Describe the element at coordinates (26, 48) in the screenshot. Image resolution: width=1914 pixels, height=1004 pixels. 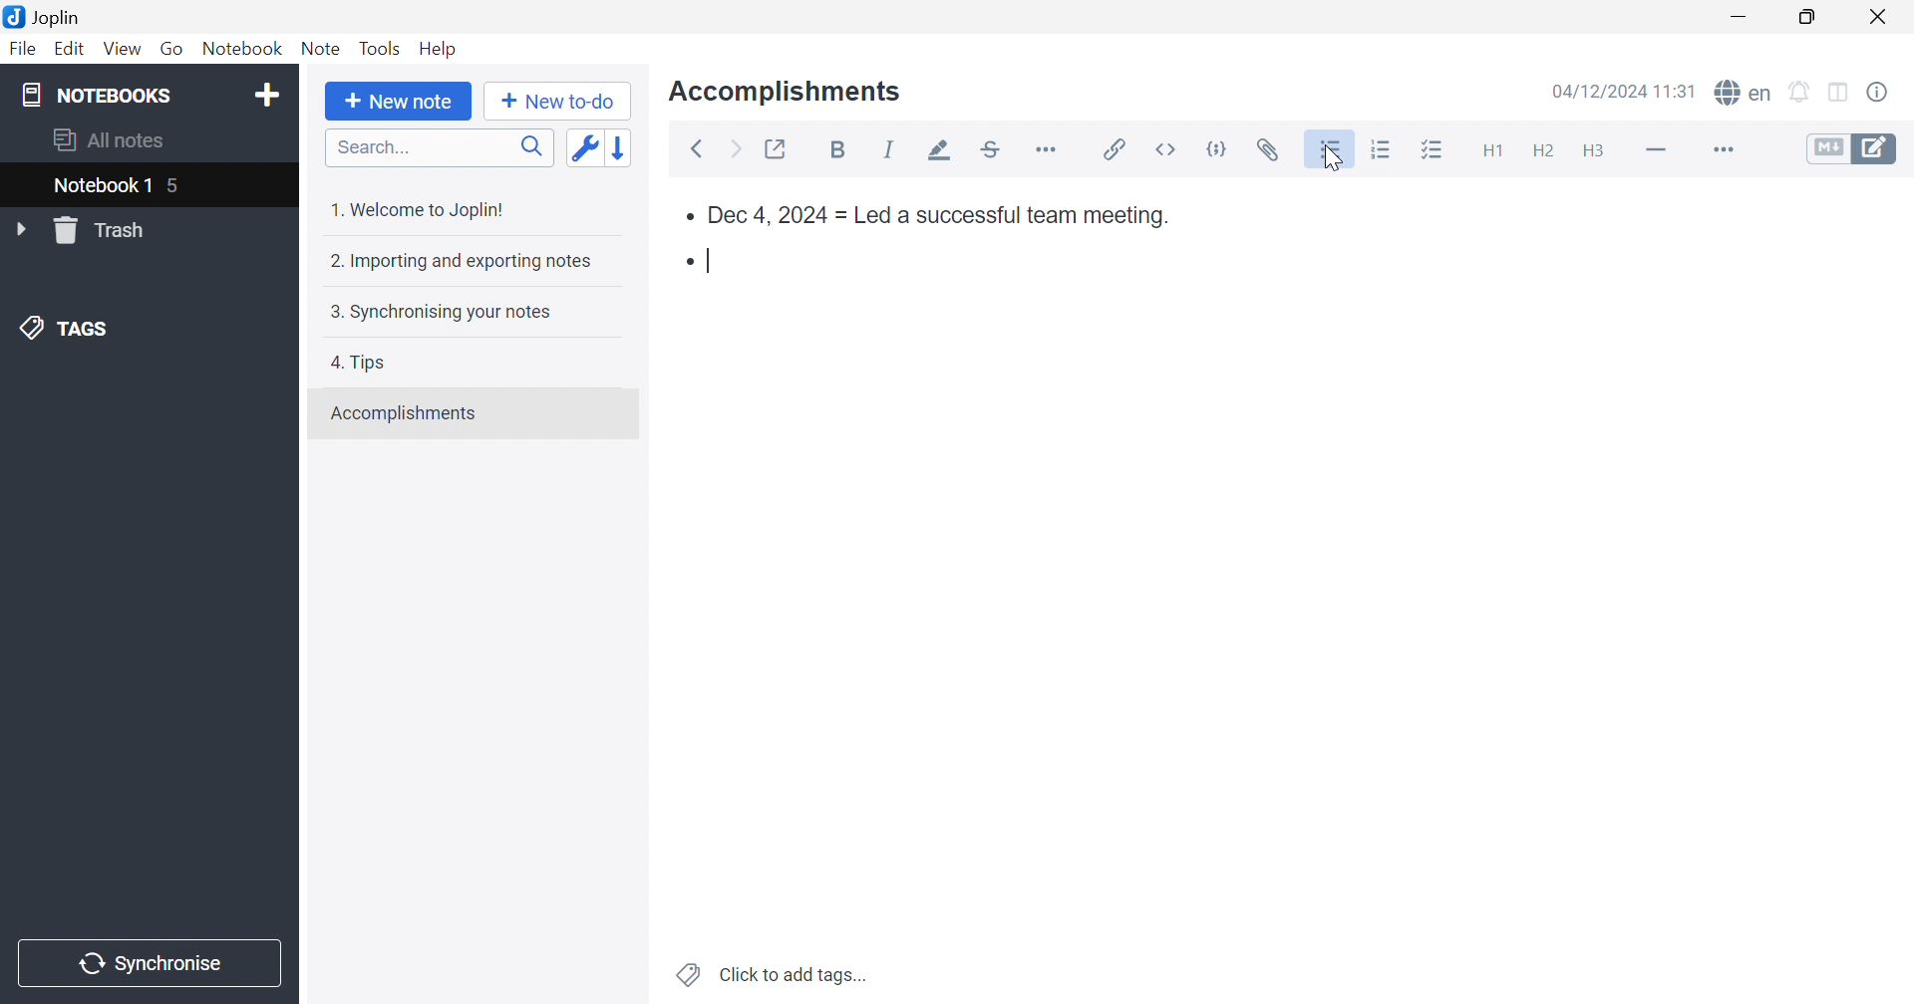
I see `File` at that location.